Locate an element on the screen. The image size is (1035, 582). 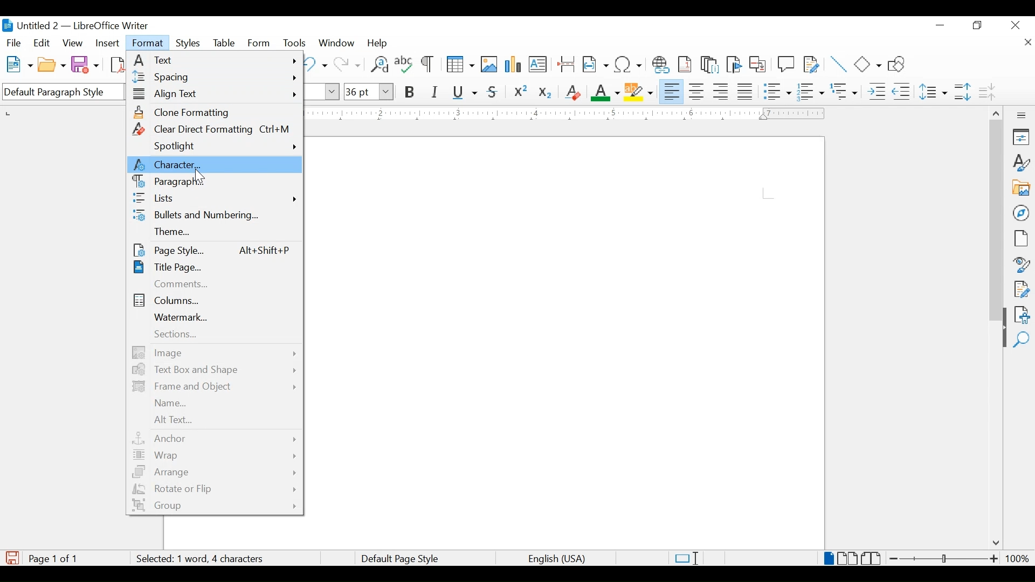
zoom slider is located at coordinates (944, 558).